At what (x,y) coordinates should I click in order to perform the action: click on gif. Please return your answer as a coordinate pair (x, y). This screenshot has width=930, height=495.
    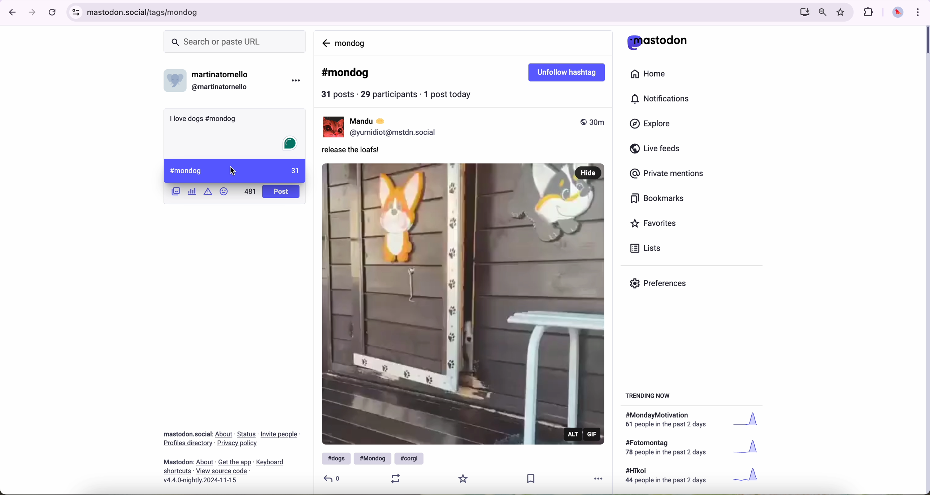
    Looking at the image, I should click on (593, 434).